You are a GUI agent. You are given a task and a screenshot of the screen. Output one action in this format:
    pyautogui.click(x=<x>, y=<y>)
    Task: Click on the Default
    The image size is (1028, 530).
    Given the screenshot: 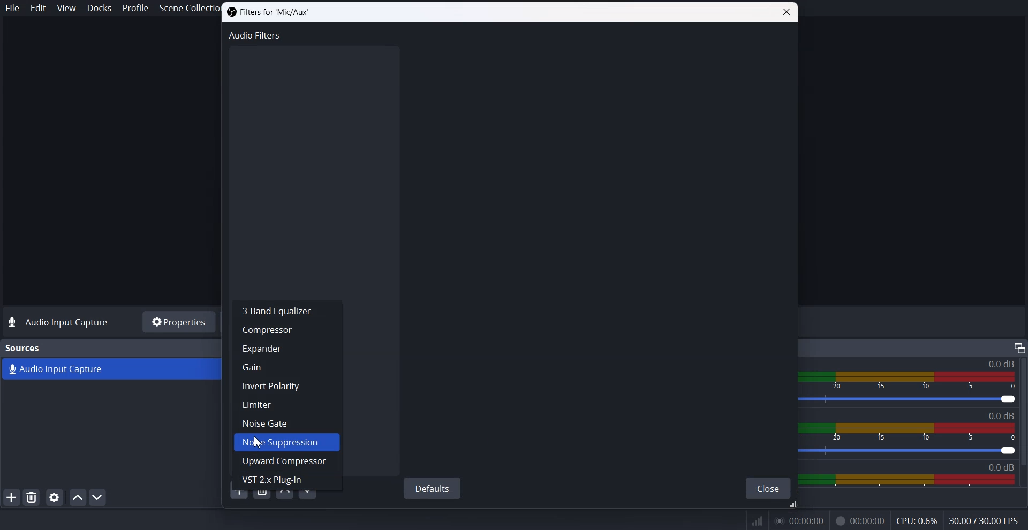 What is the action you would take?
    pyautogui.click(x=432, y=487)
    